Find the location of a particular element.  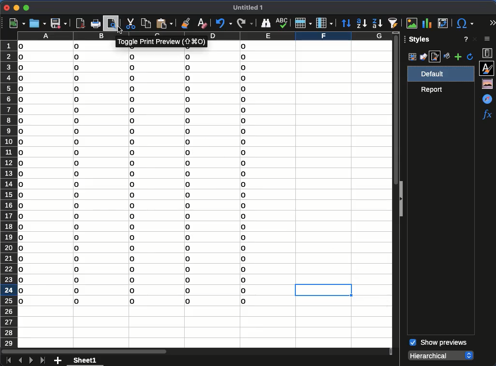

previous sheet is located at coordinates (19, 361).